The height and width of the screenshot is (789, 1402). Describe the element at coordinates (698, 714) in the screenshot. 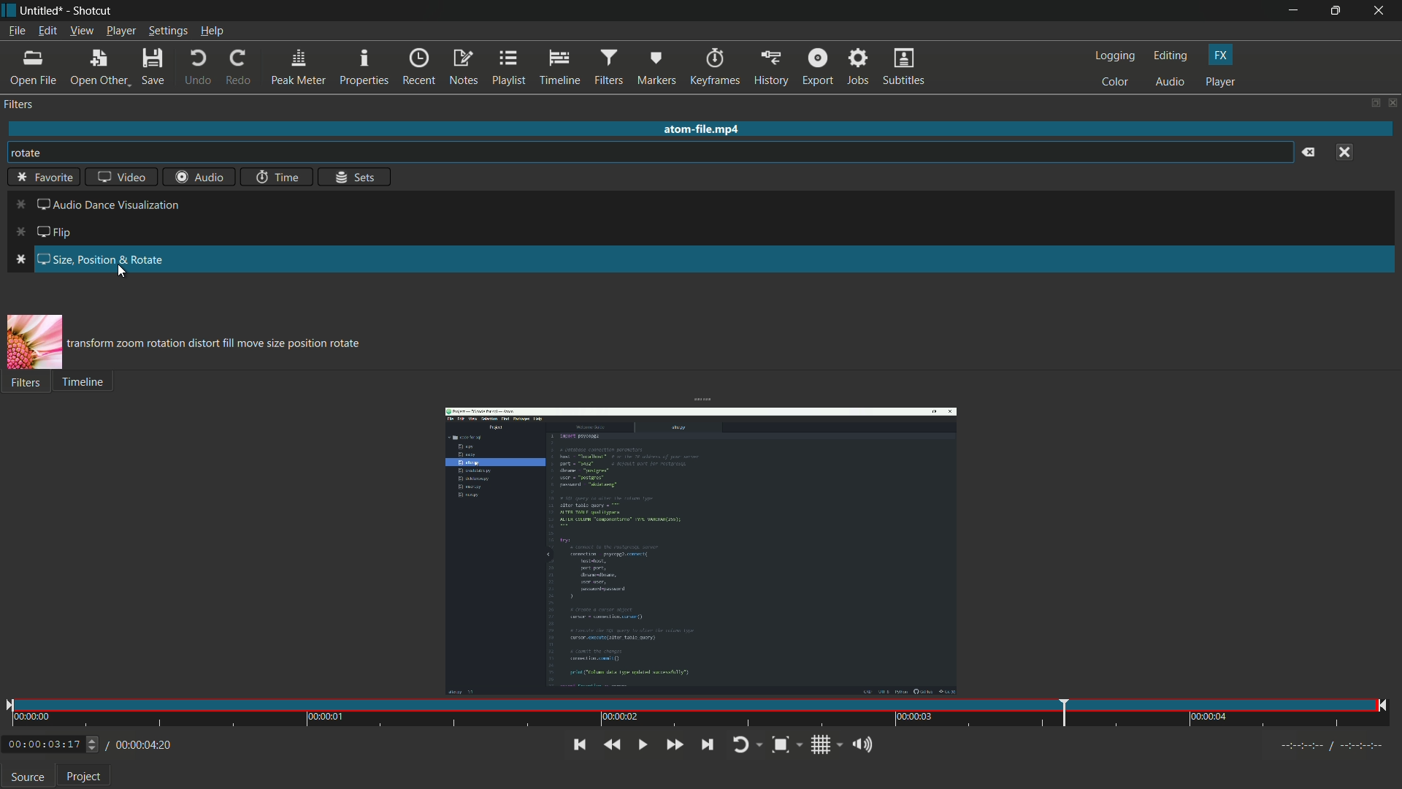

I see `time and position` at that location.